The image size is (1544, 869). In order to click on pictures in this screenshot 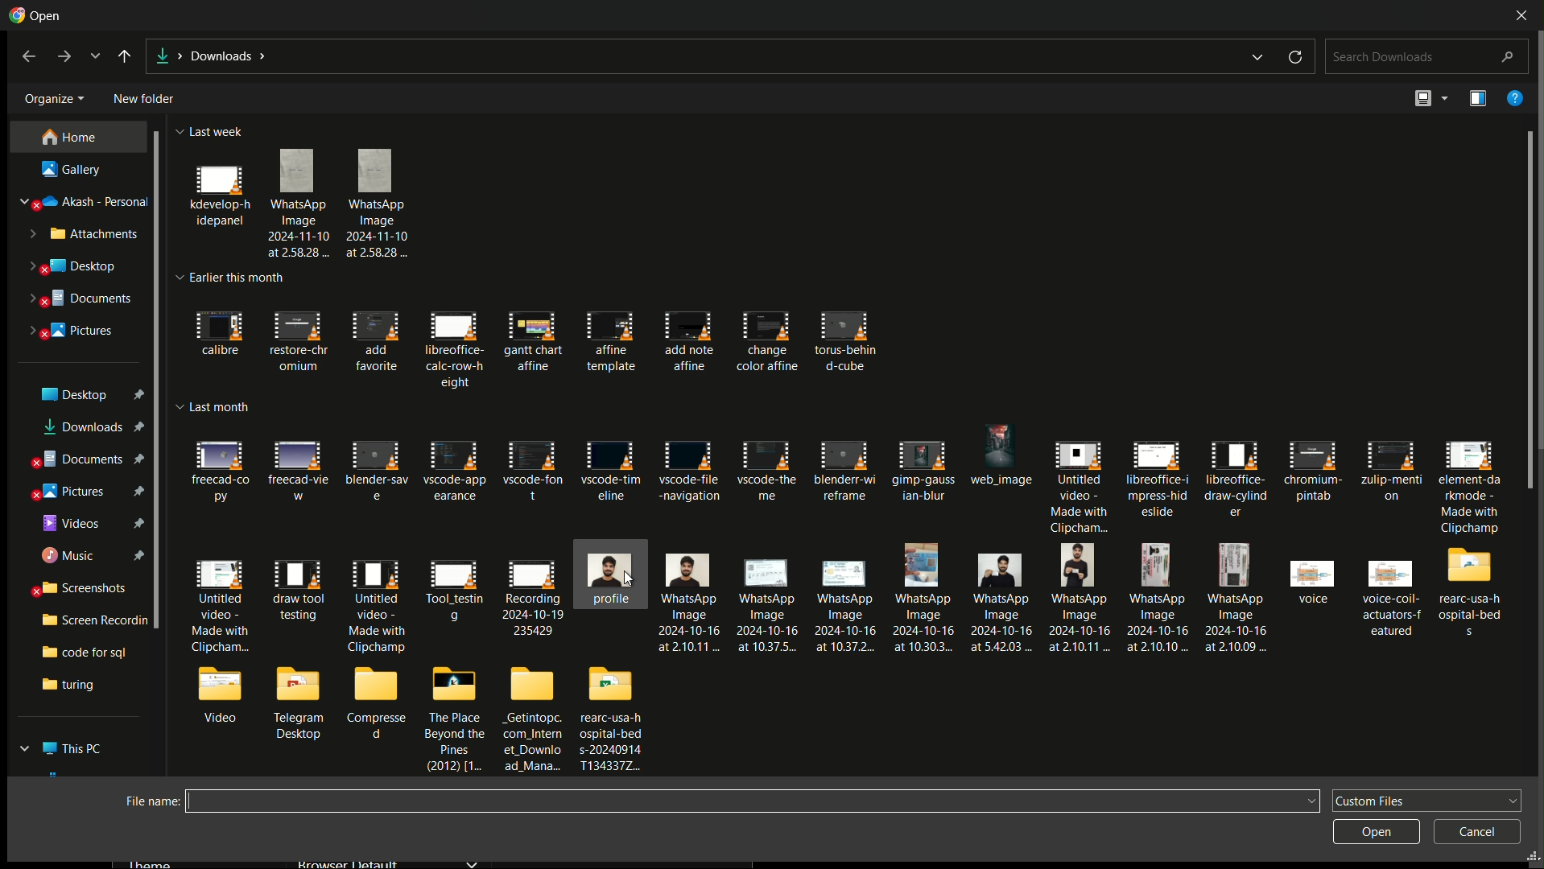, I will do `click(86, 492)`.